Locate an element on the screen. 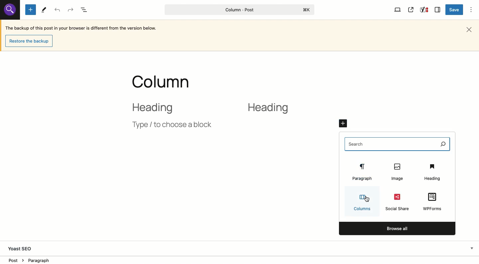 The height and width of the screenshot is (264, 479). Image is located at coordinates (396, 172).